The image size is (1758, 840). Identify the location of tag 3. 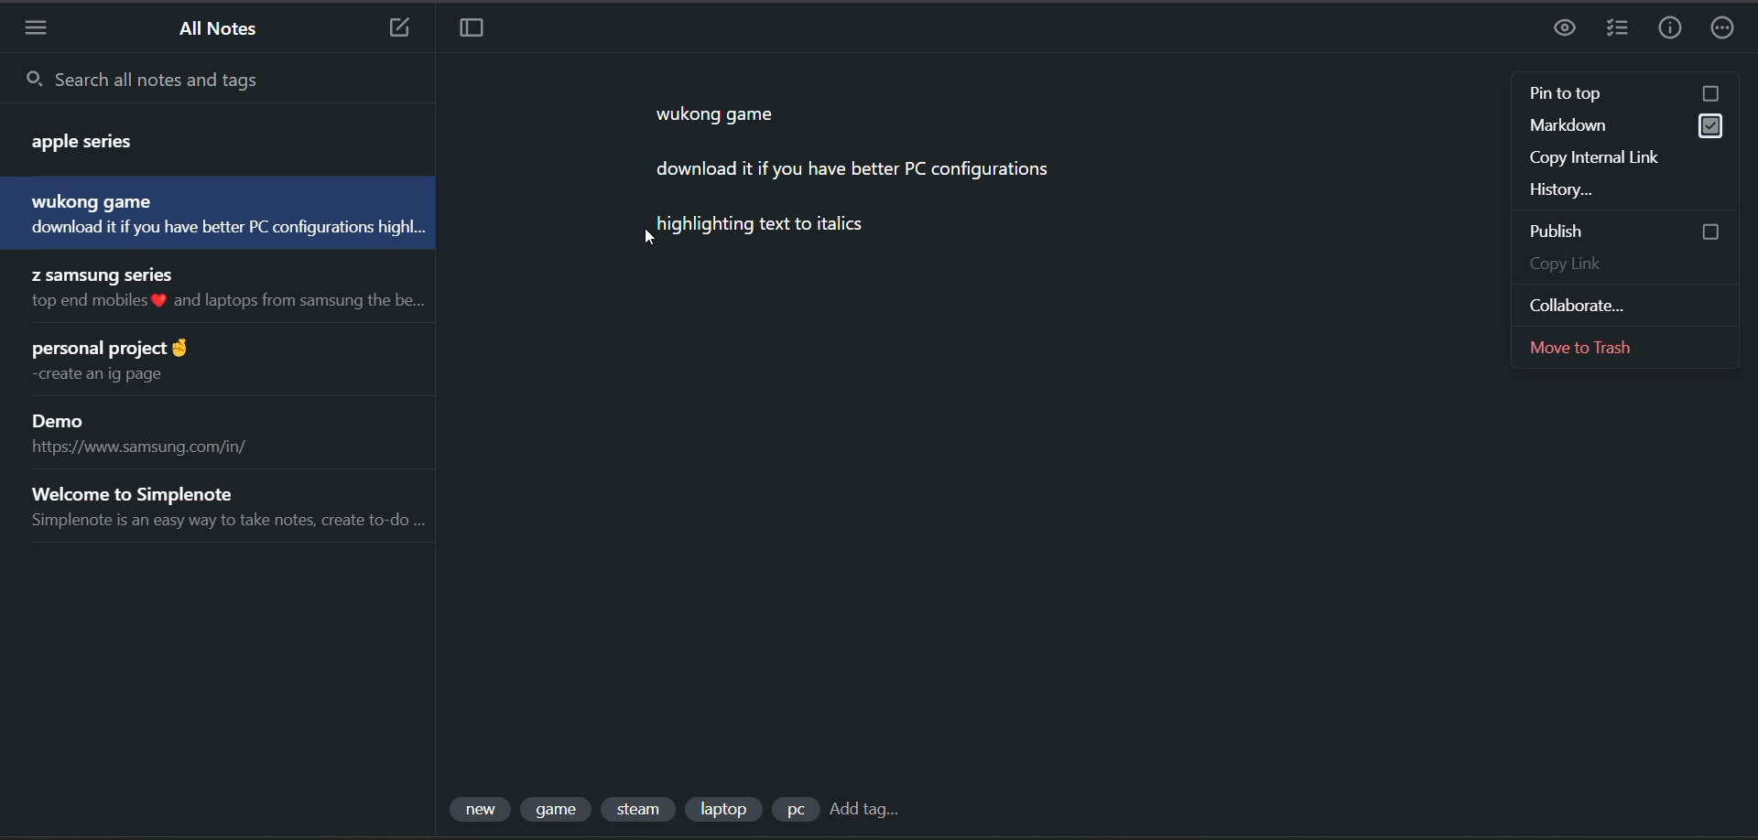
(641, 810).